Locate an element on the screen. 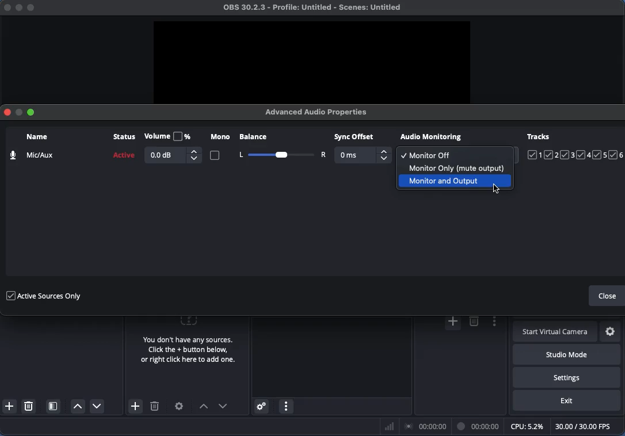  add is located at coordinates (452, 323).